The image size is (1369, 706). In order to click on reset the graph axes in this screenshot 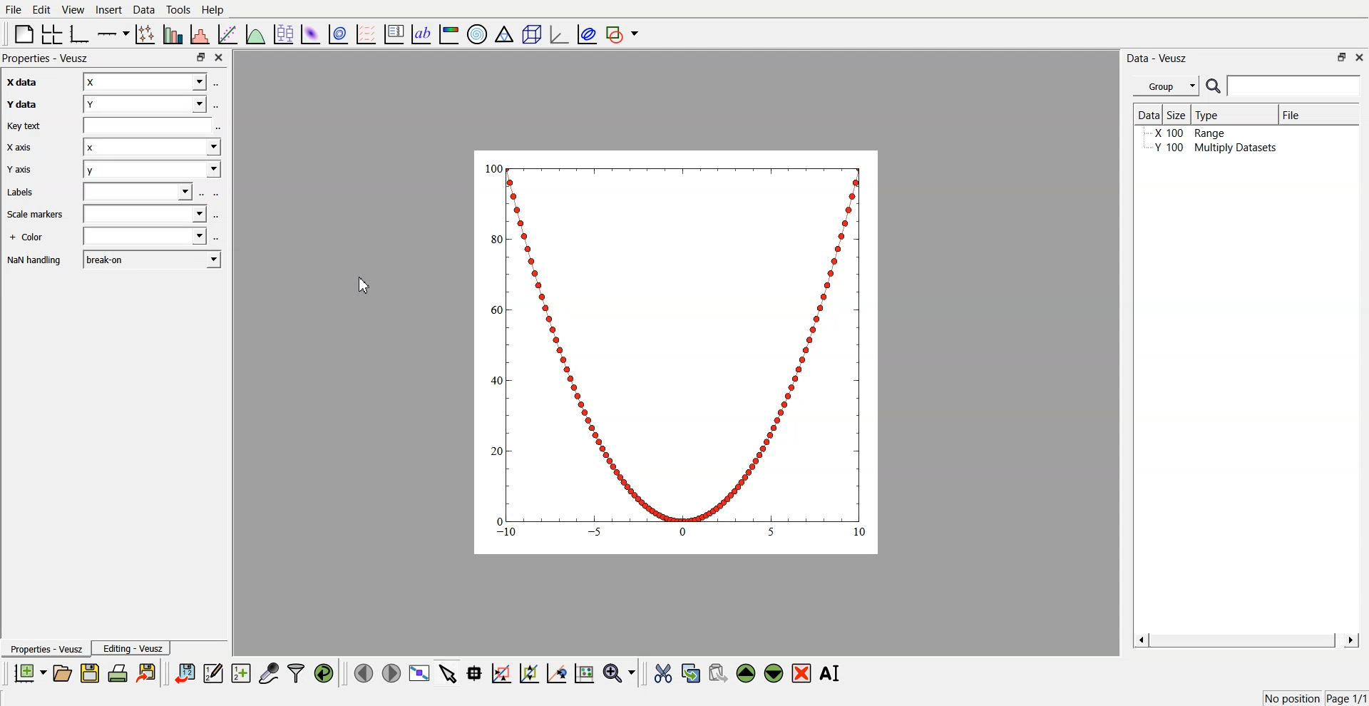, I will do `click(584, 674)`.